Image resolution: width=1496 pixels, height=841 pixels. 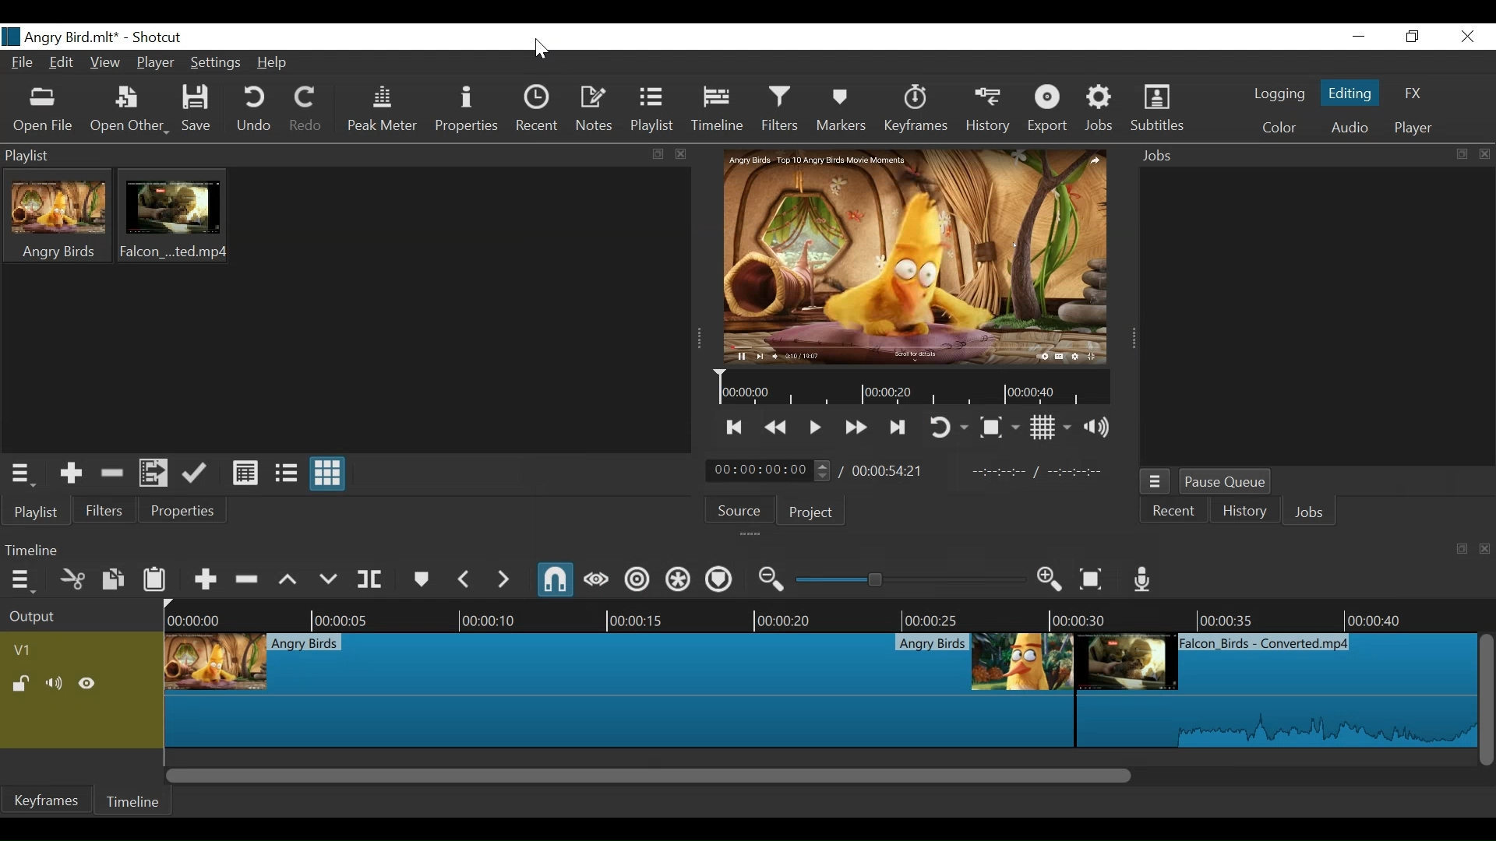 What do you see at coordinates (676, 580) in the screenshot?
I see `Ripple all tracks` at bounding box center [676, 580].